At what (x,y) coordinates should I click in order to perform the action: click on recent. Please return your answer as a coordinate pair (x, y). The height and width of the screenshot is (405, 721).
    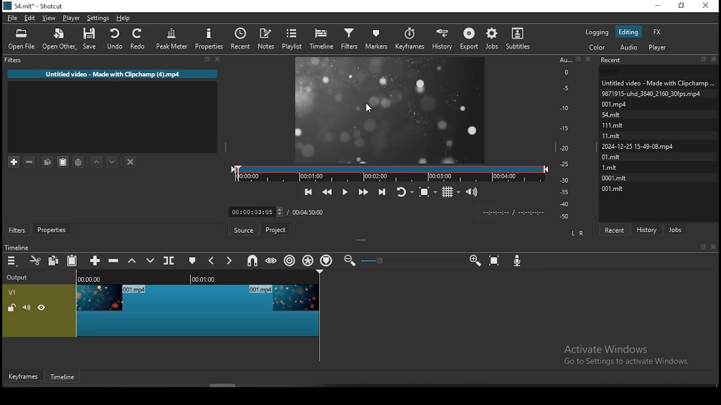
    Looking at the image, I should click on (243, 38).